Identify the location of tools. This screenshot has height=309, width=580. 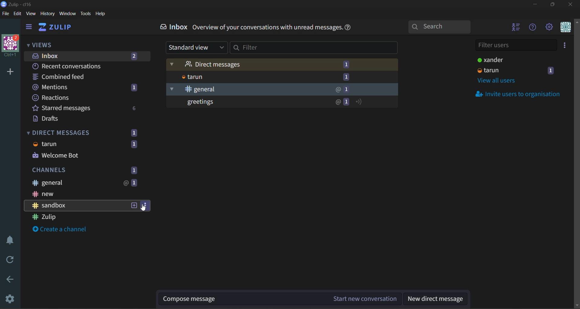
(85, 13).